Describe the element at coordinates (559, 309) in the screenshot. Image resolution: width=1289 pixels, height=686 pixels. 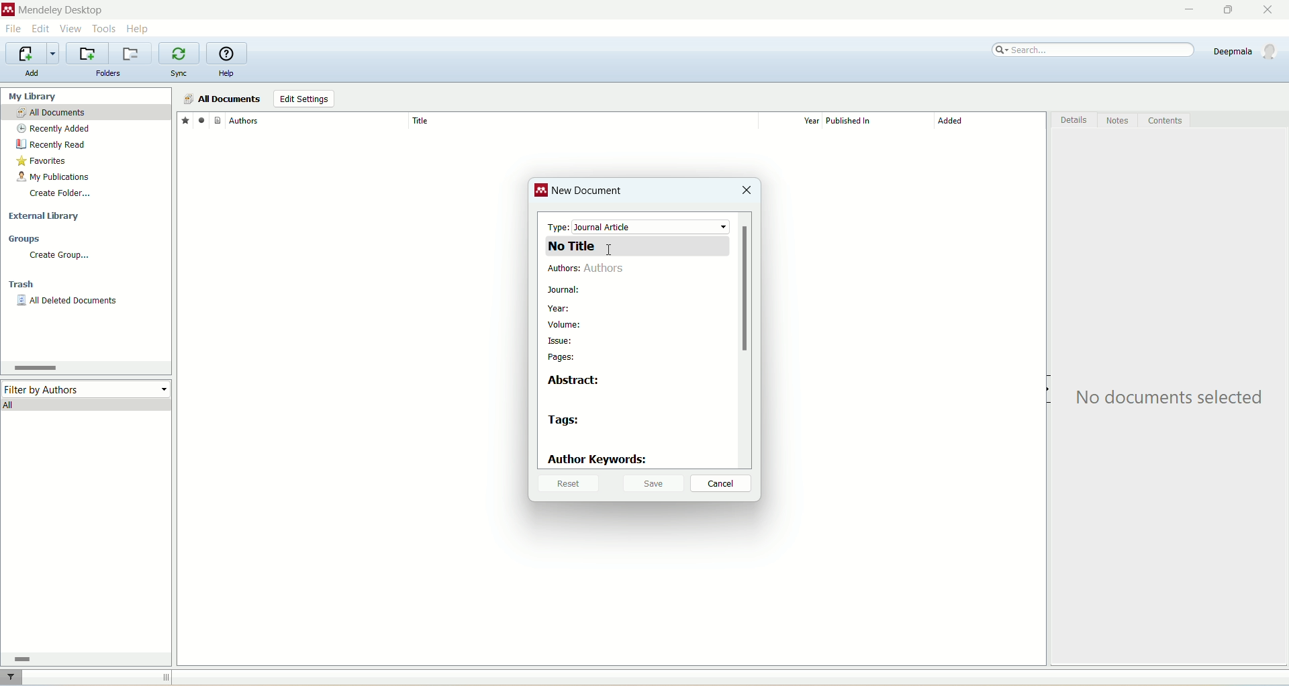
I see `year` at that location.